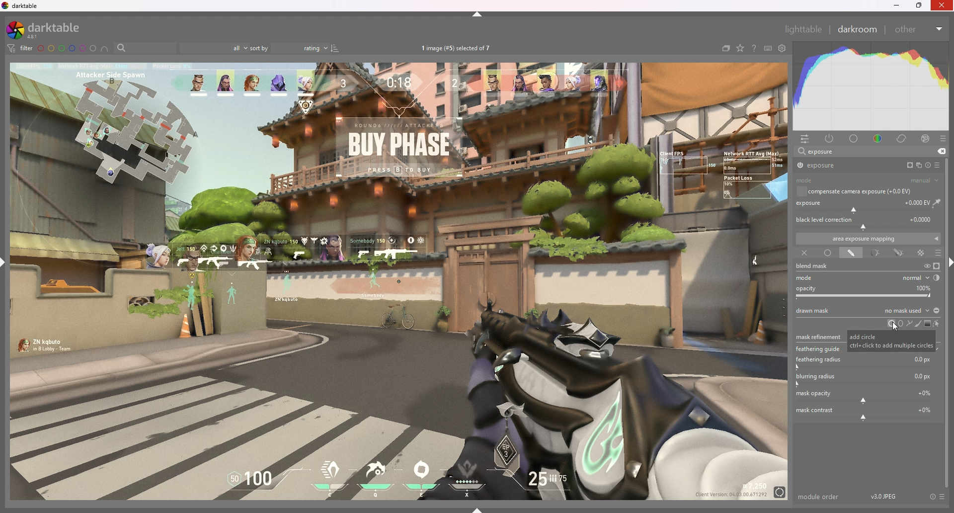 This screenshot has height=513, width=954. What do you see at coordinates (820, 348) in the screenshot?
I see `feathering guide` at bounding box center [820, 348].